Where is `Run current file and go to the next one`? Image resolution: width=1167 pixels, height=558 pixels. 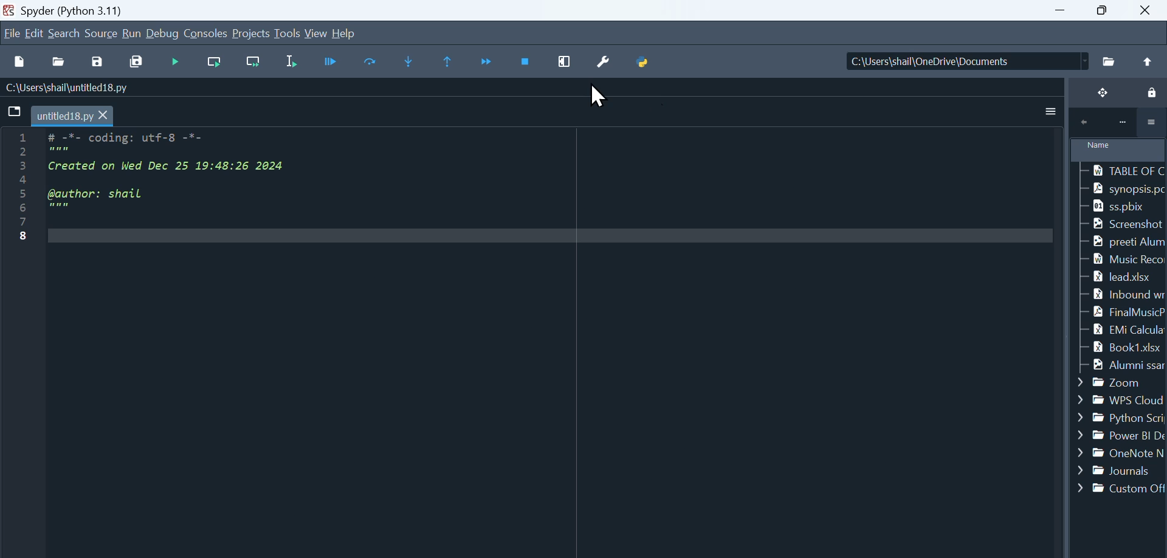
Run current file and go to the next one is located at coordinates (252, 63).